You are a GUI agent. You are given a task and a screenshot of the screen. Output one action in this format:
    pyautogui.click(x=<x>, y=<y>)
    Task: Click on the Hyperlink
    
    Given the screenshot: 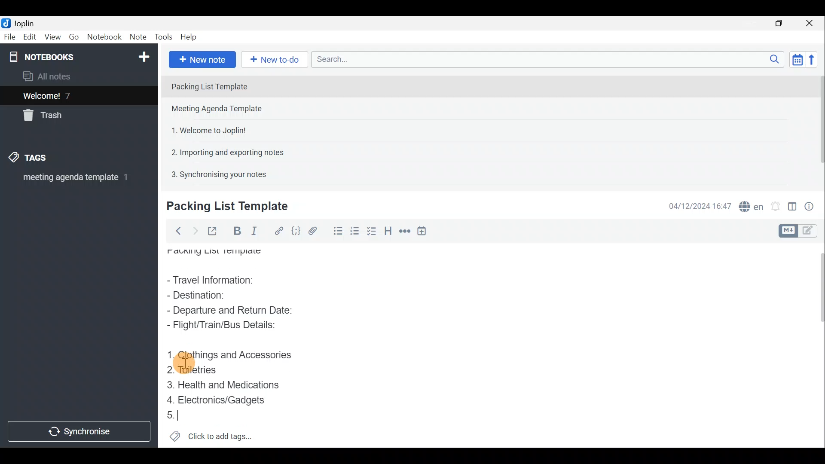 What is the action you would take?
    pyautogui.click(x=277, y=230)
    